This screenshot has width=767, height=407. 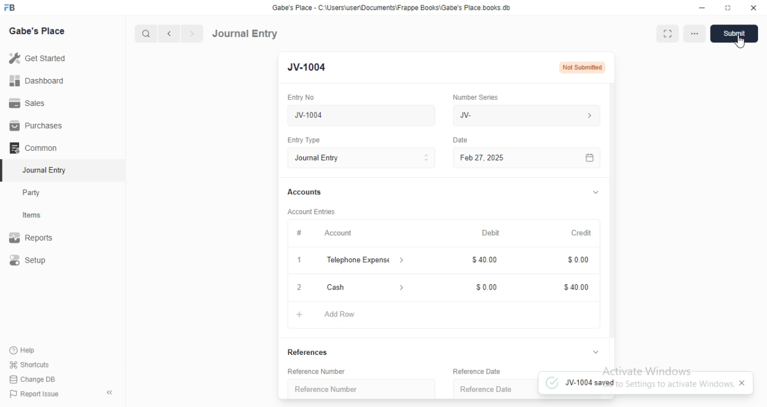 I want to click on ‘Number Series, so click(x=476, y=97).